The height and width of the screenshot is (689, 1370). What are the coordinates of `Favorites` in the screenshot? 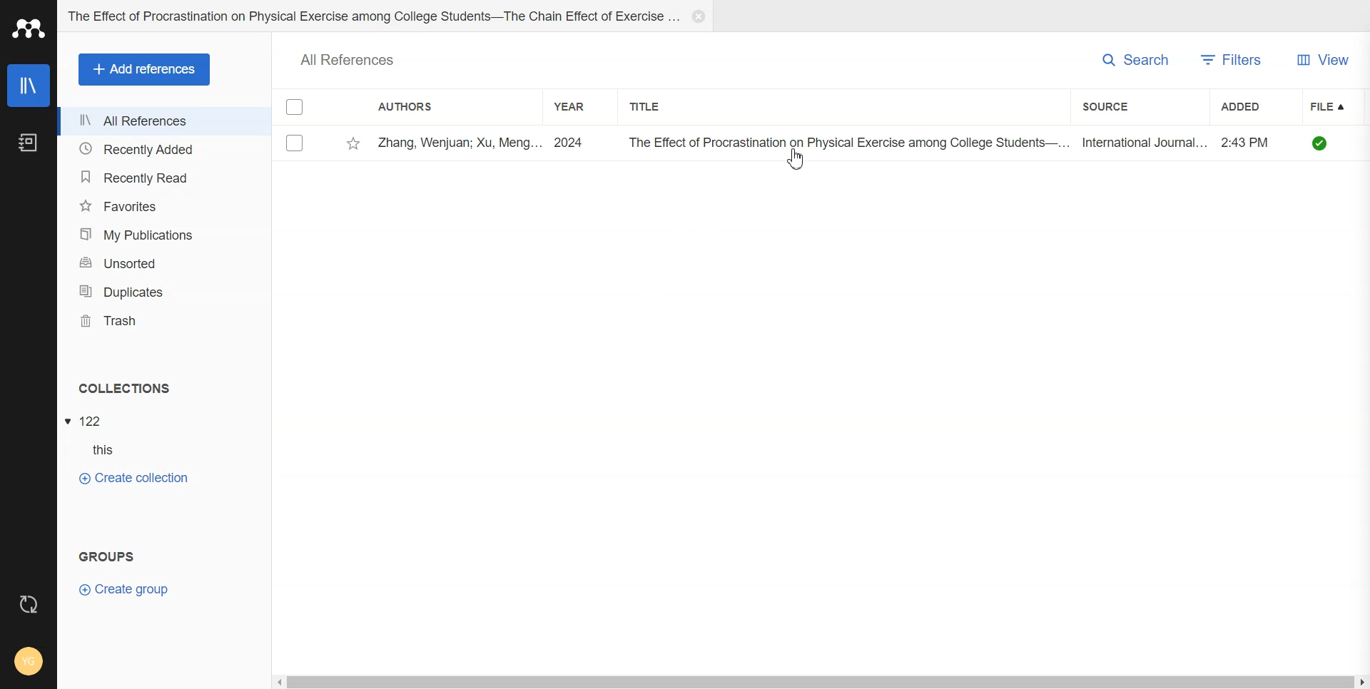 It's located at (164, 205).